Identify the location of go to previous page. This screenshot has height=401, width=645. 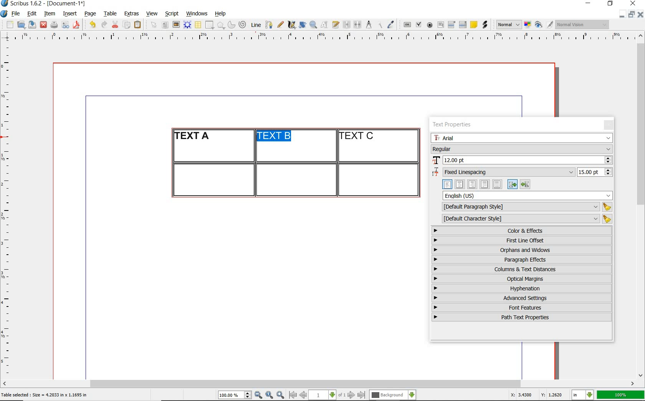
(303, 395).